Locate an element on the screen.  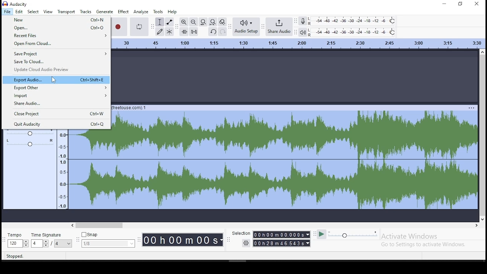
audio track is located at coordinates (91, 170).